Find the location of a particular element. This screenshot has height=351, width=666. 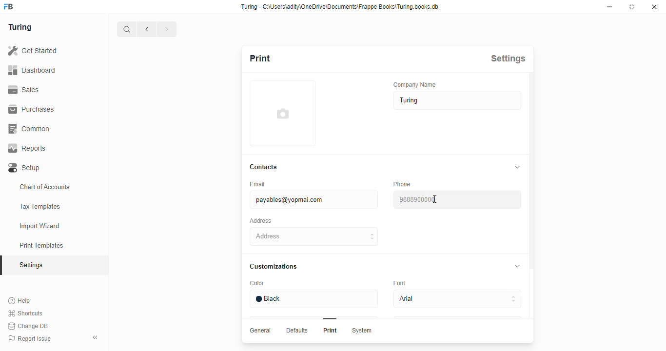

9888900000 is located at coordinates (459, 199).